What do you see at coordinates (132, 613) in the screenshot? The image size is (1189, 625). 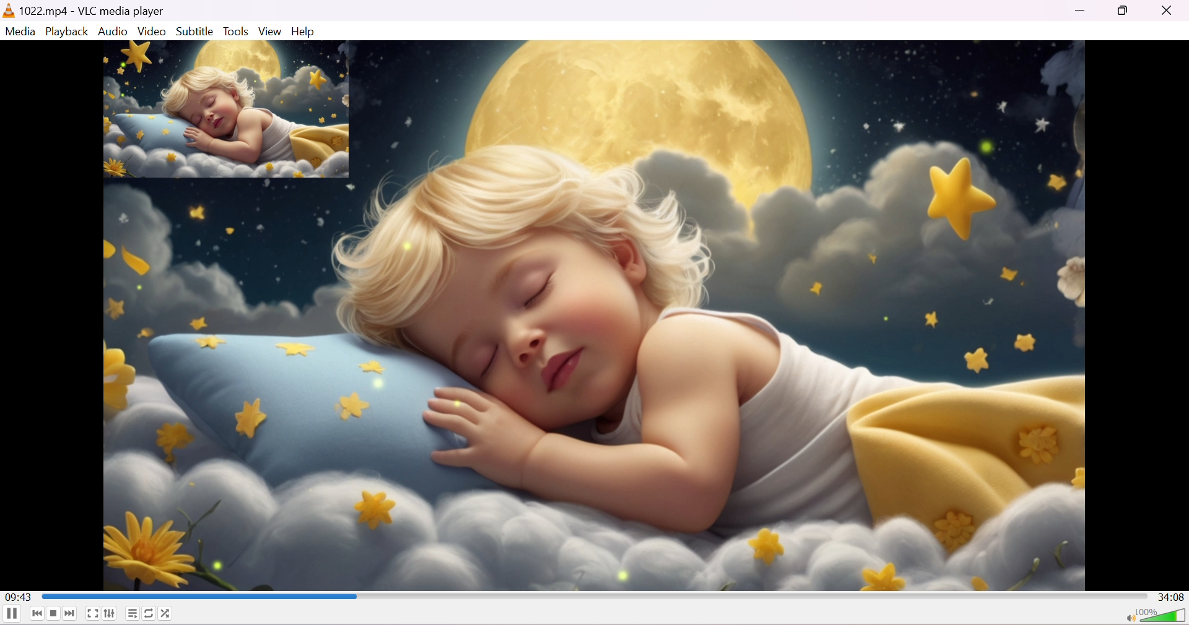 I see `Toggle playlist` at bounding box center [132, 613].